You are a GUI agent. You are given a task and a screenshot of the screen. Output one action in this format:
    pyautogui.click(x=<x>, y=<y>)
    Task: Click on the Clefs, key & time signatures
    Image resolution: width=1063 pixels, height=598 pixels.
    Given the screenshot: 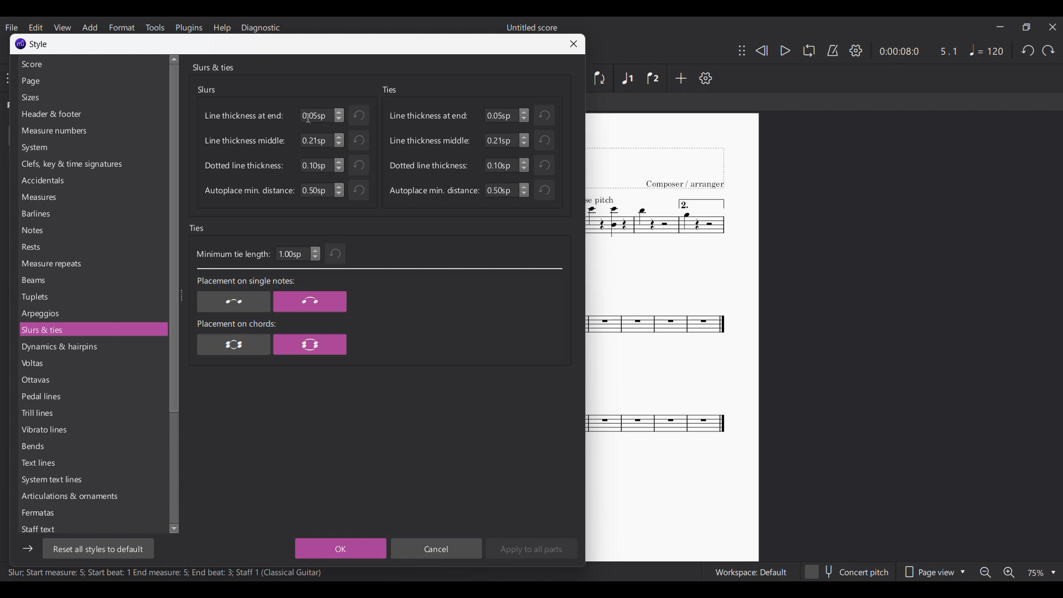 What is the action you would take?
    pyautogui.click(x=91, y=164)
    